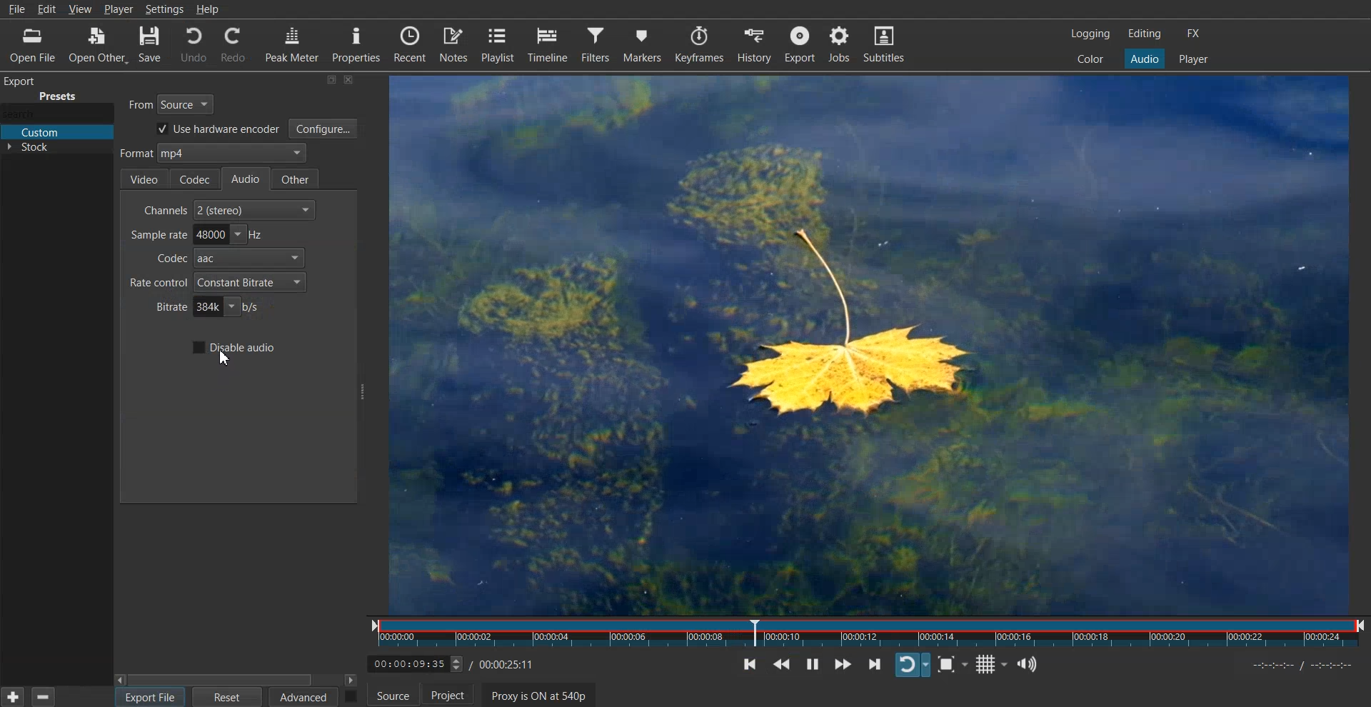  Describe the element at coordinates (753, 663) in the screenshot. I see `Skip to the previous point` at that location.